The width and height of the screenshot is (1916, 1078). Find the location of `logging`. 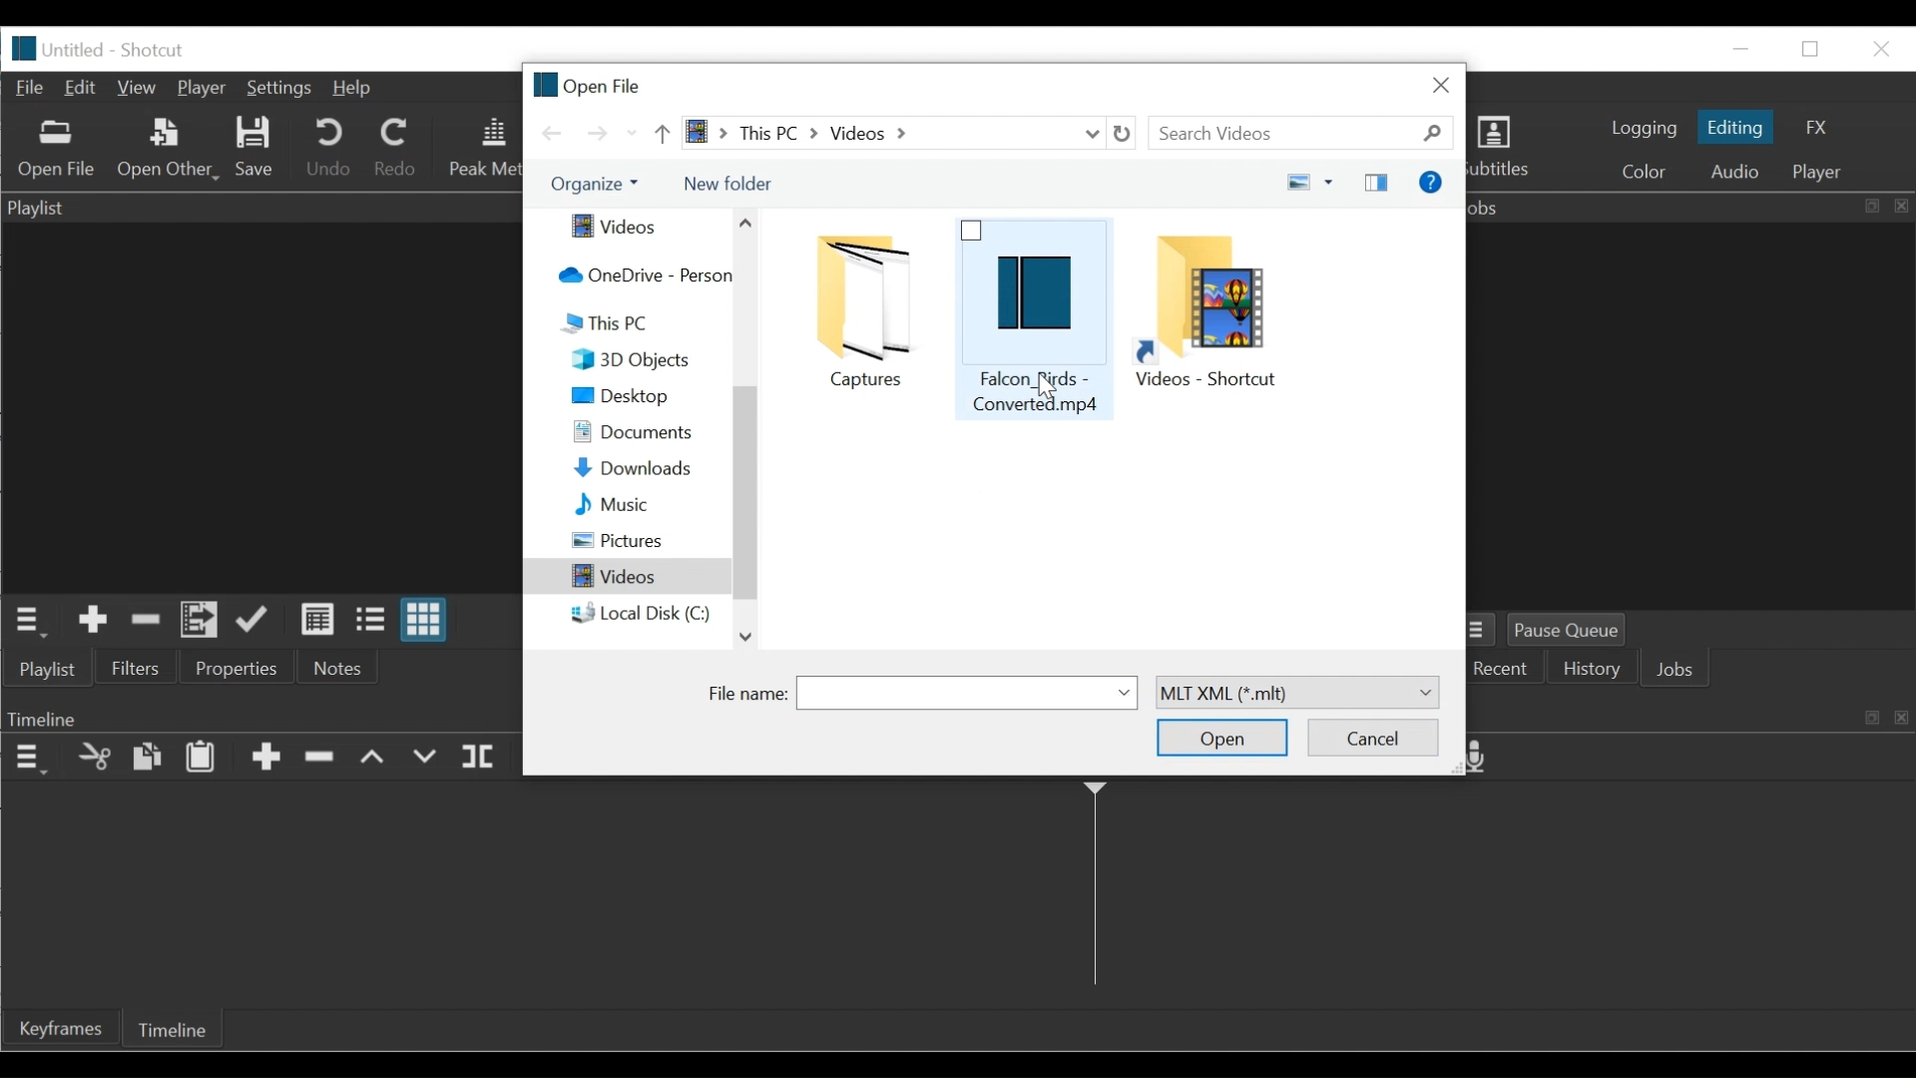

logging is located at coordinates (1642, 130).